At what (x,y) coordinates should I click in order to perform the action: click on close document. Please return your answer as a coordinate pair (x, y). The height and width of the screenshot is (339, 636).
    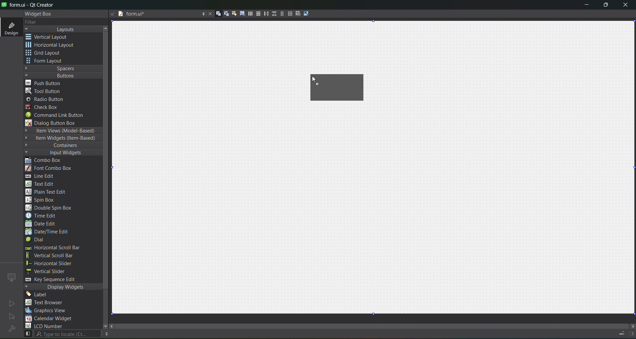
    Looking at the image, I should click on (209, 14).